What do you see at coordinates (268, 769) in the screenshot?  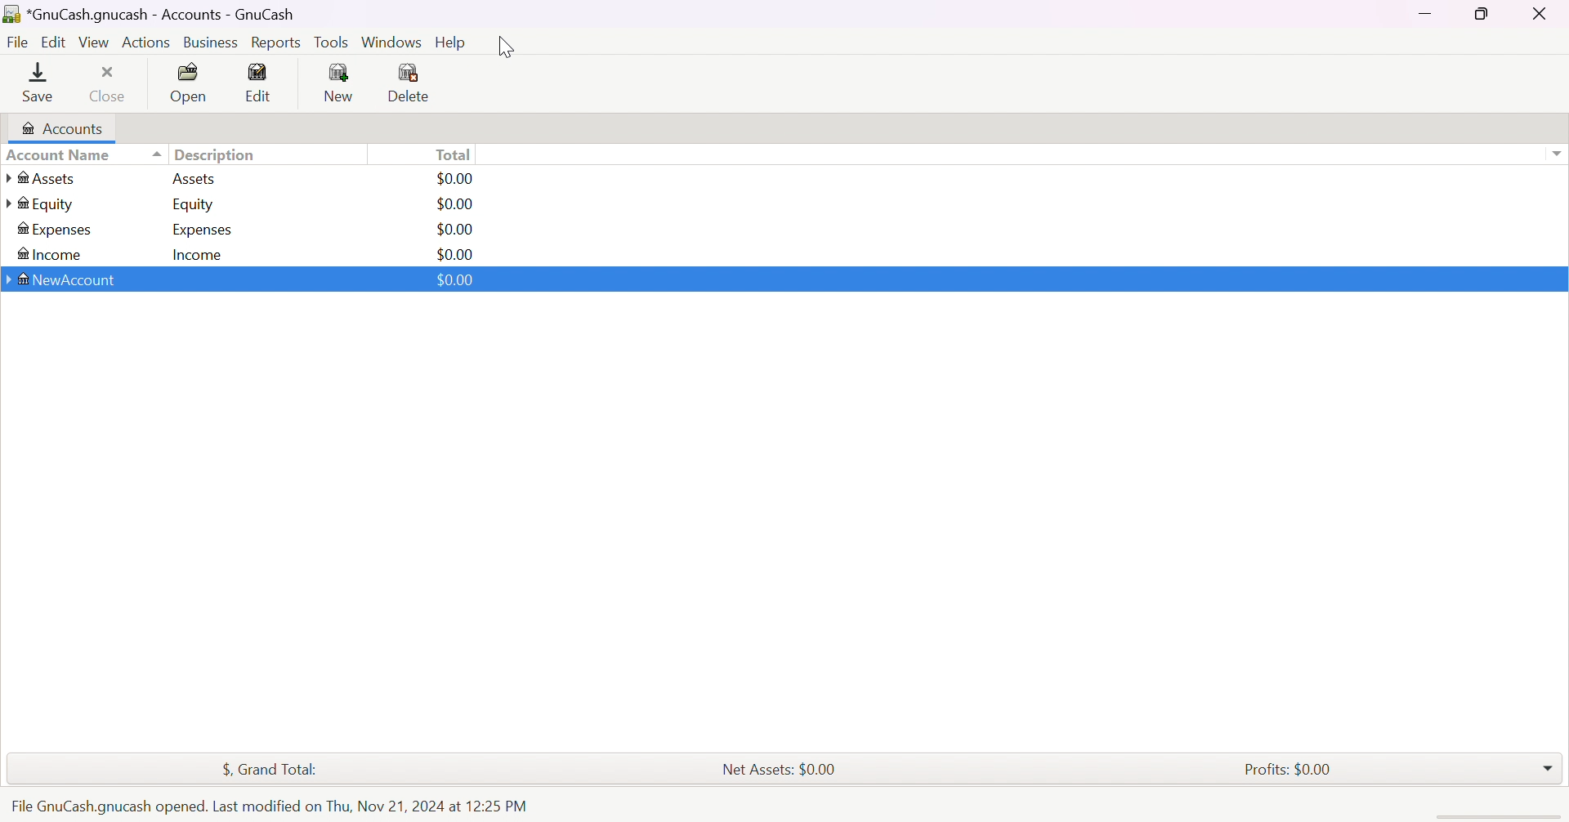 I see `$, Grand Total:` at bounding box center [268, 769].